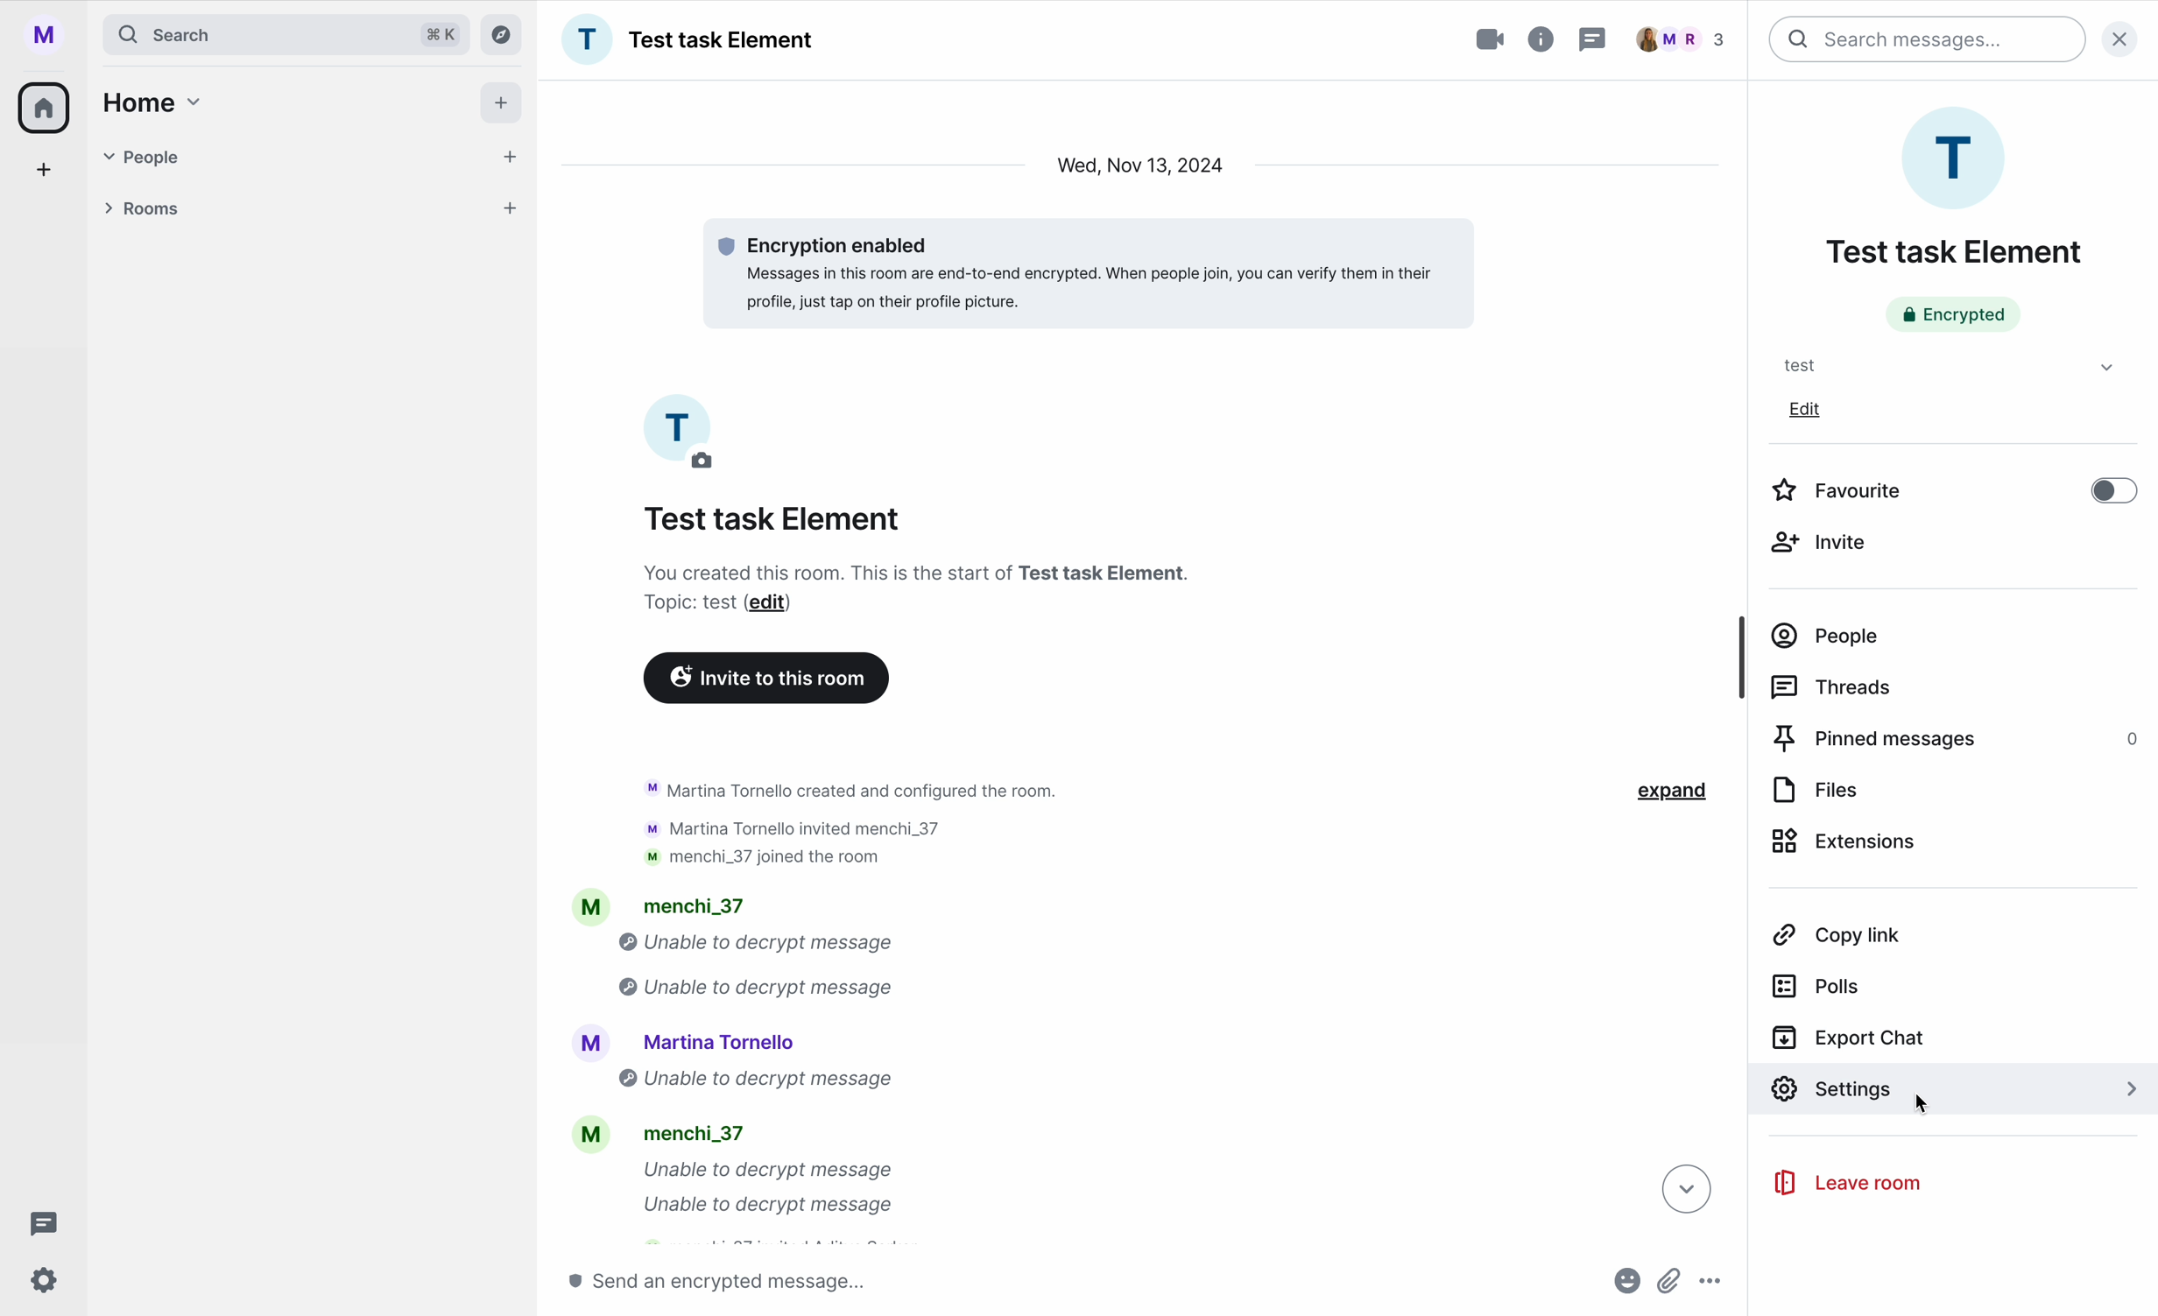  Describe the element at coordinates (1739, 658) in the screenshot. I see `scroll` at that location.